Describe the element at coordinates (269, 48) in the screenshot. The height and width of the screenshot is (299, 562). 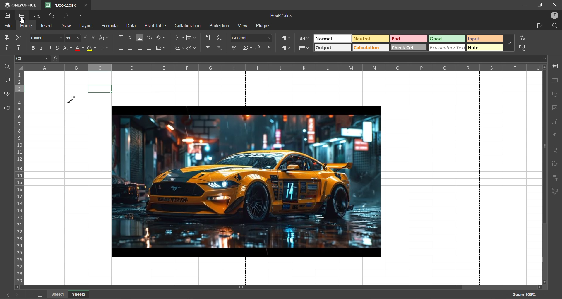
I see `increase decimal` at that location.